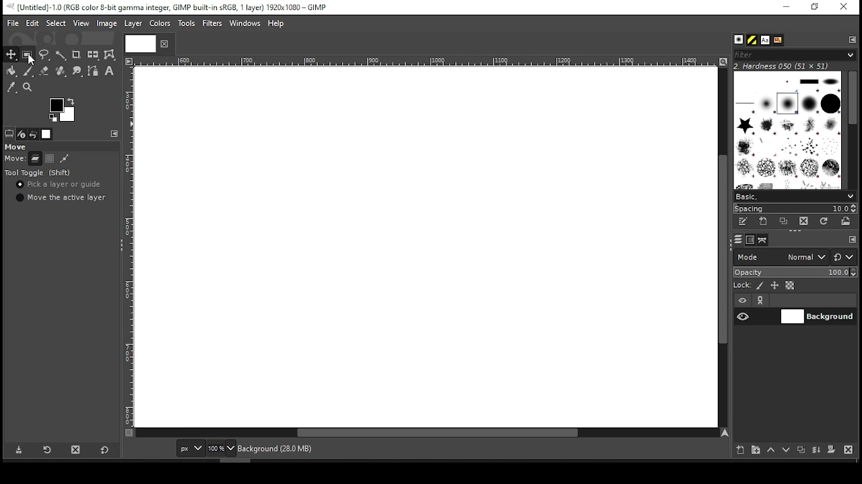 The image size is (862, 484). What do you see at coordinates (15, 158) in the screenshot?
I see `move:` at bounding box center [15, 158].